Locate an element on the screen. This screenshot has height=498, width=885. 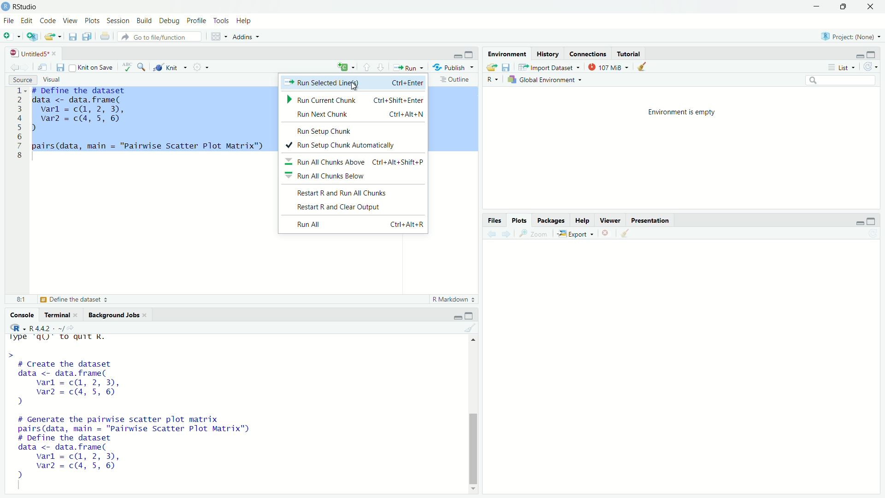
History is located at coordinates (548, 53).